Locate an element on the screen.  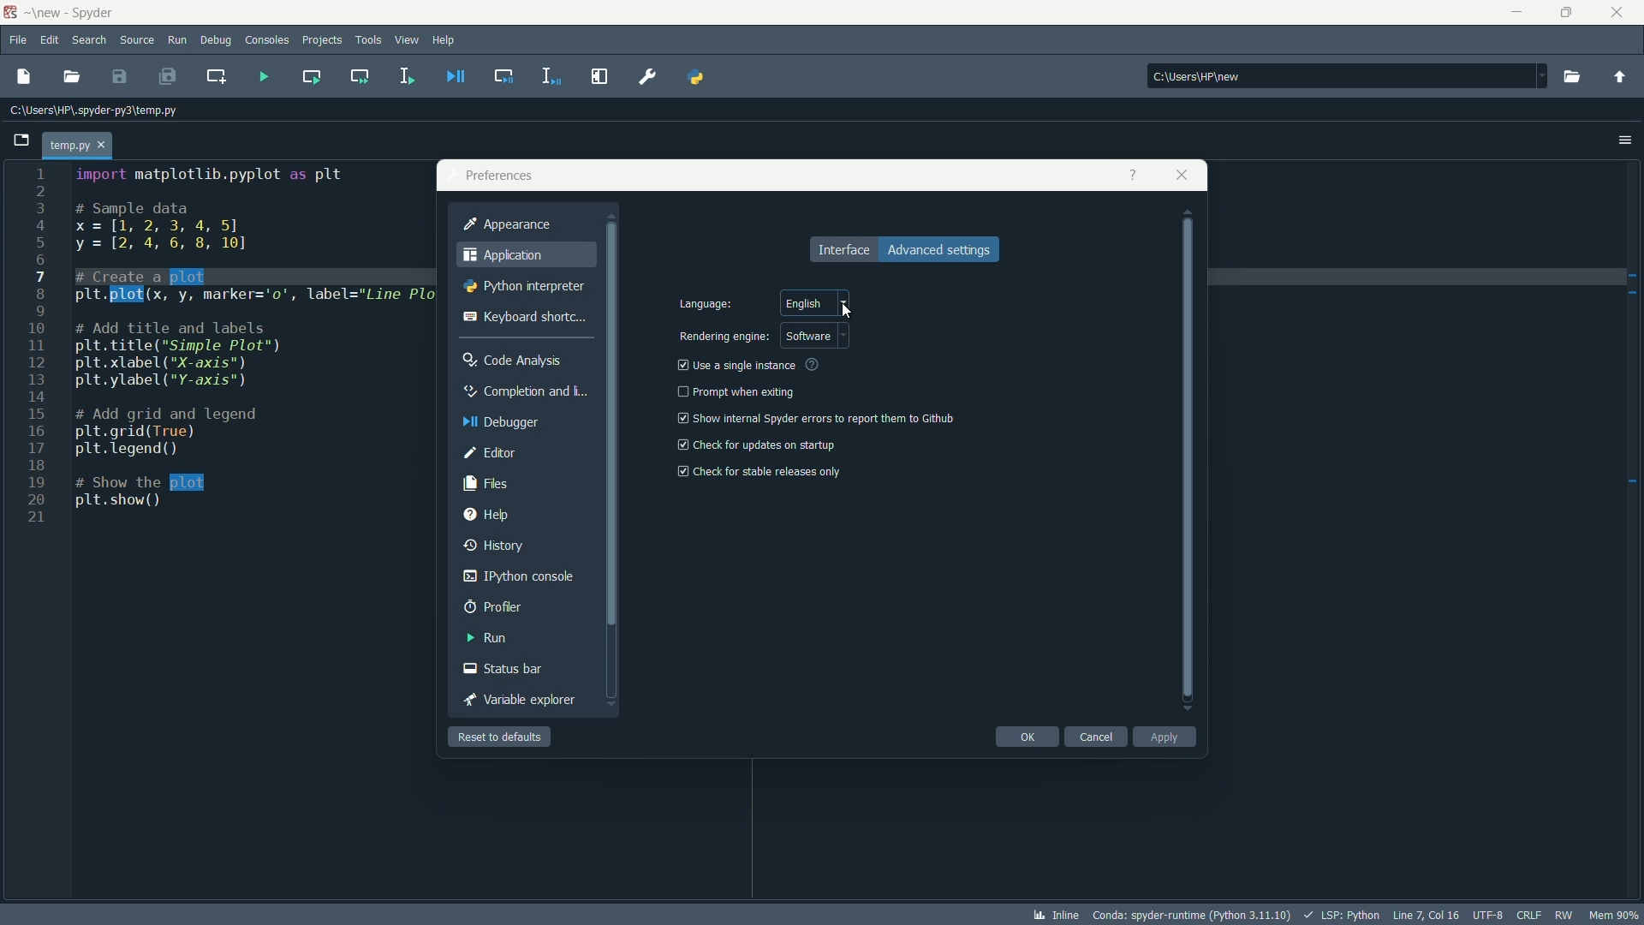
view is located at coordinates (405, 40).